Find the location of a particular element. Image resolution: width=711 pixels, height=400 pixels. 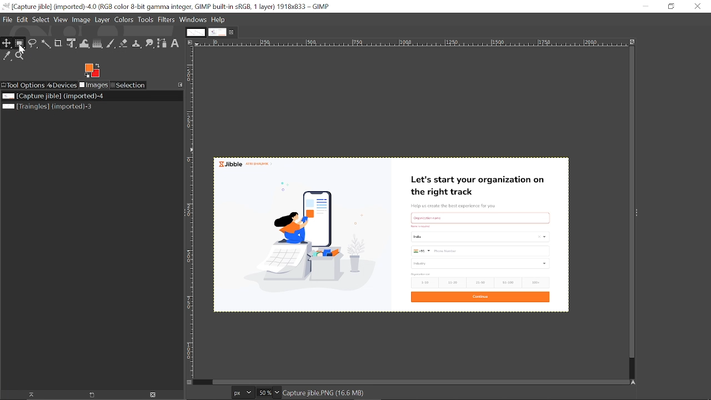

Current window is located at coordinates (168, 6).